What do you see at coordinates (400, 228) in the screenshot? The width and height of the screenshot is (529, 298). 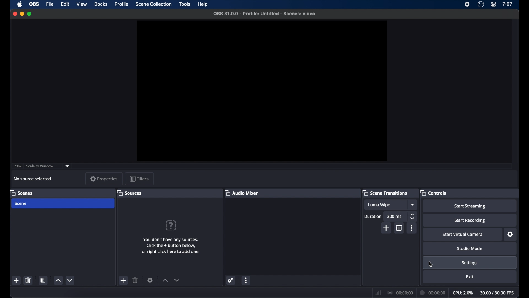 I see `delete` at bounding box center [400, 228].